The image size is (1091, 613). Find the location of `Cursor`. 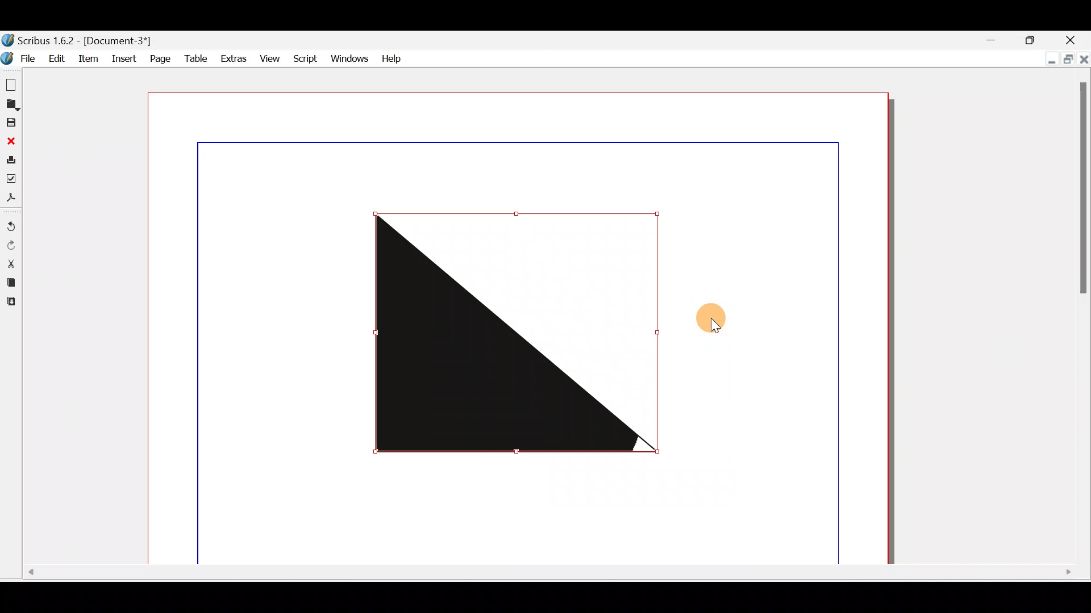

Cursor is located at coordinates (717, 323).